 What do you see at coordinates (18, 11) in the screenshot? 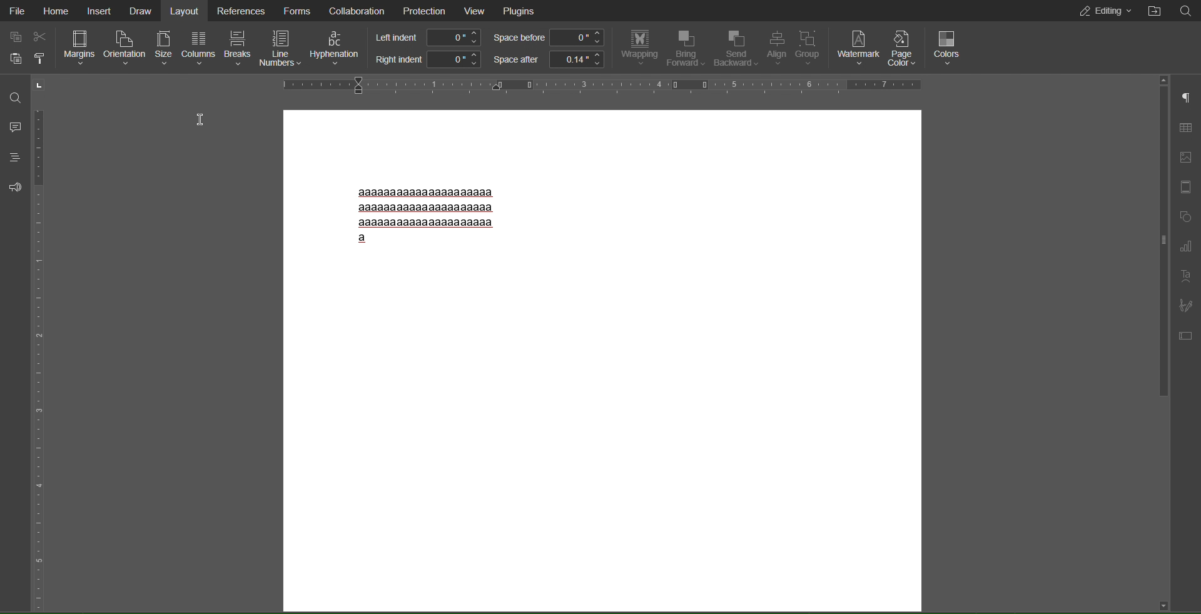
I see `File` at bounding box center [18, 11].